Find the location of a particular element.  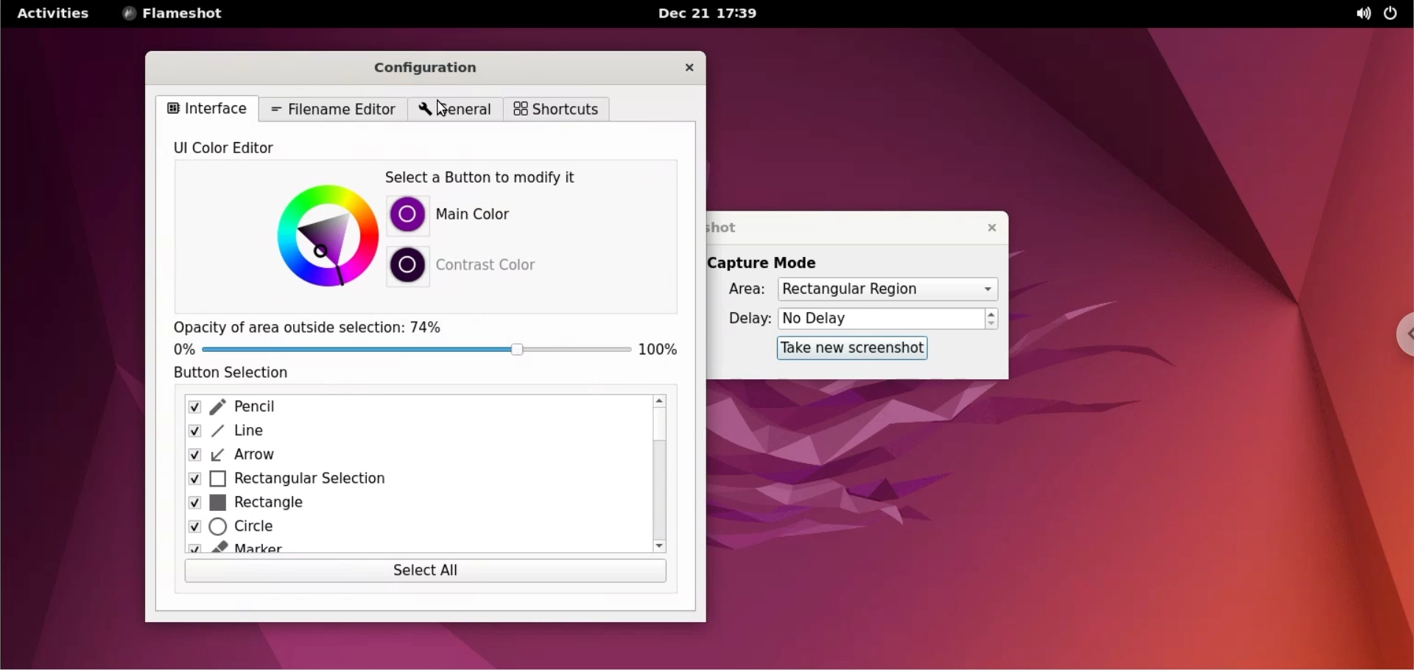

main color is located at coordinates (505, 216).